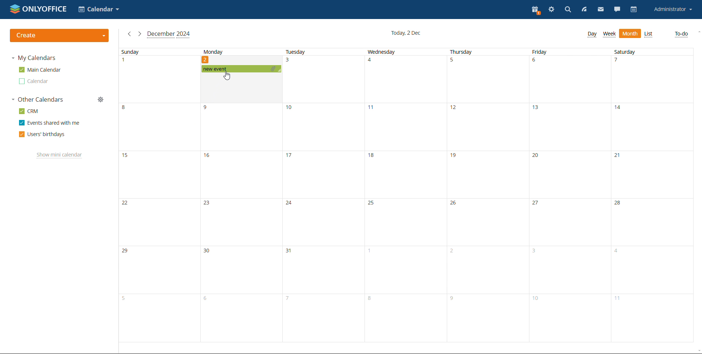  Describe the element at coordinates (214, 52) in the screenshot. I see `Monday` at that location.